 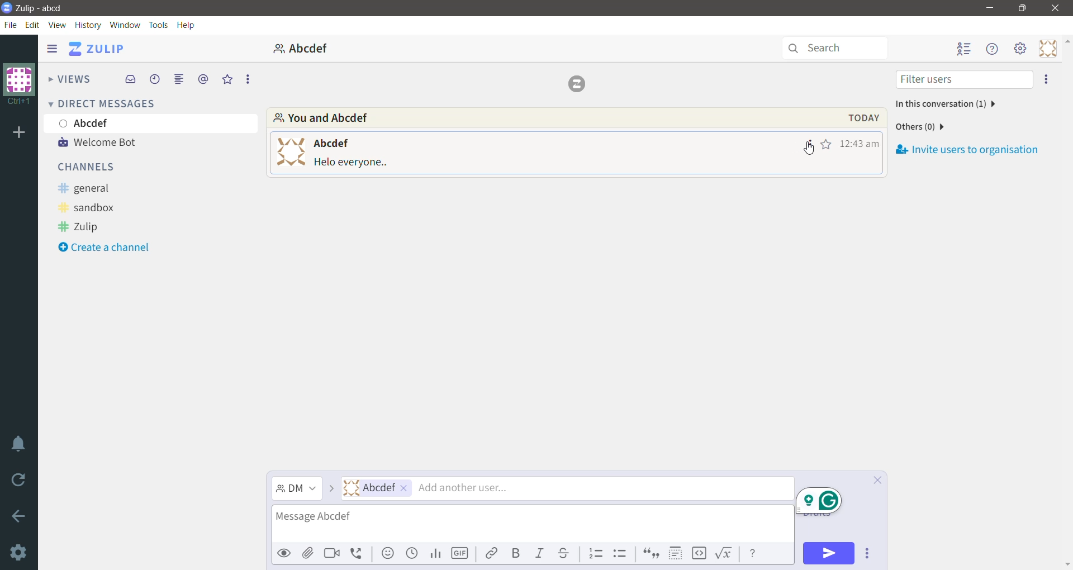 What do you see at coordinates (20, 85) in the screenshot?
I see `Organization Name` at bounding box center [20, 85].